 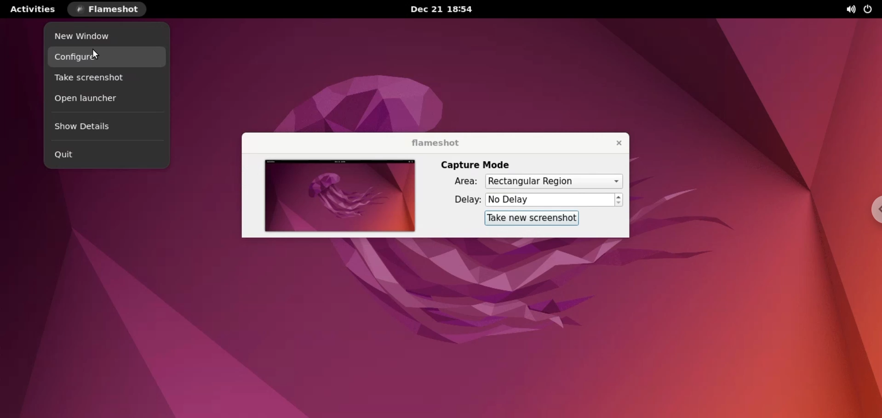 I want to click on chrome options, so click(x=872, y=209).